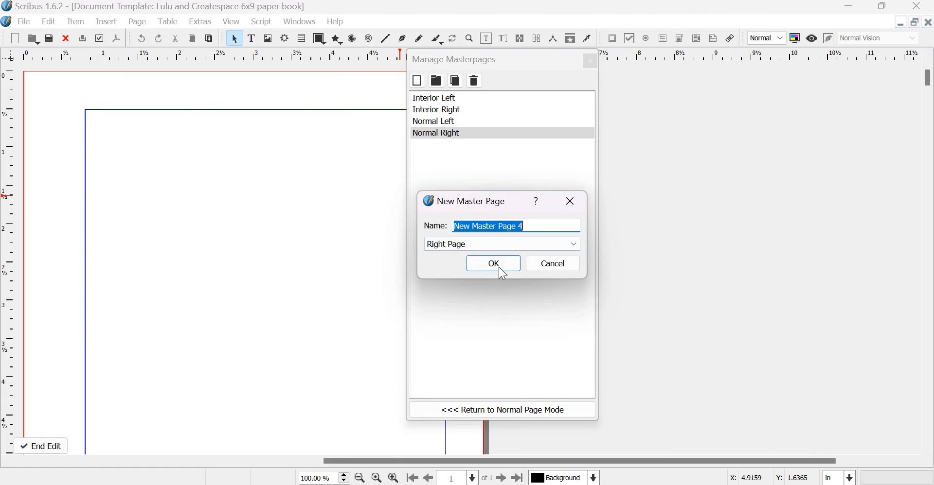 This screenshot has height=485, width=934. Describe the element at coordinates (489, 226) in the screenshot. I see `New Master Page 4` at that location.